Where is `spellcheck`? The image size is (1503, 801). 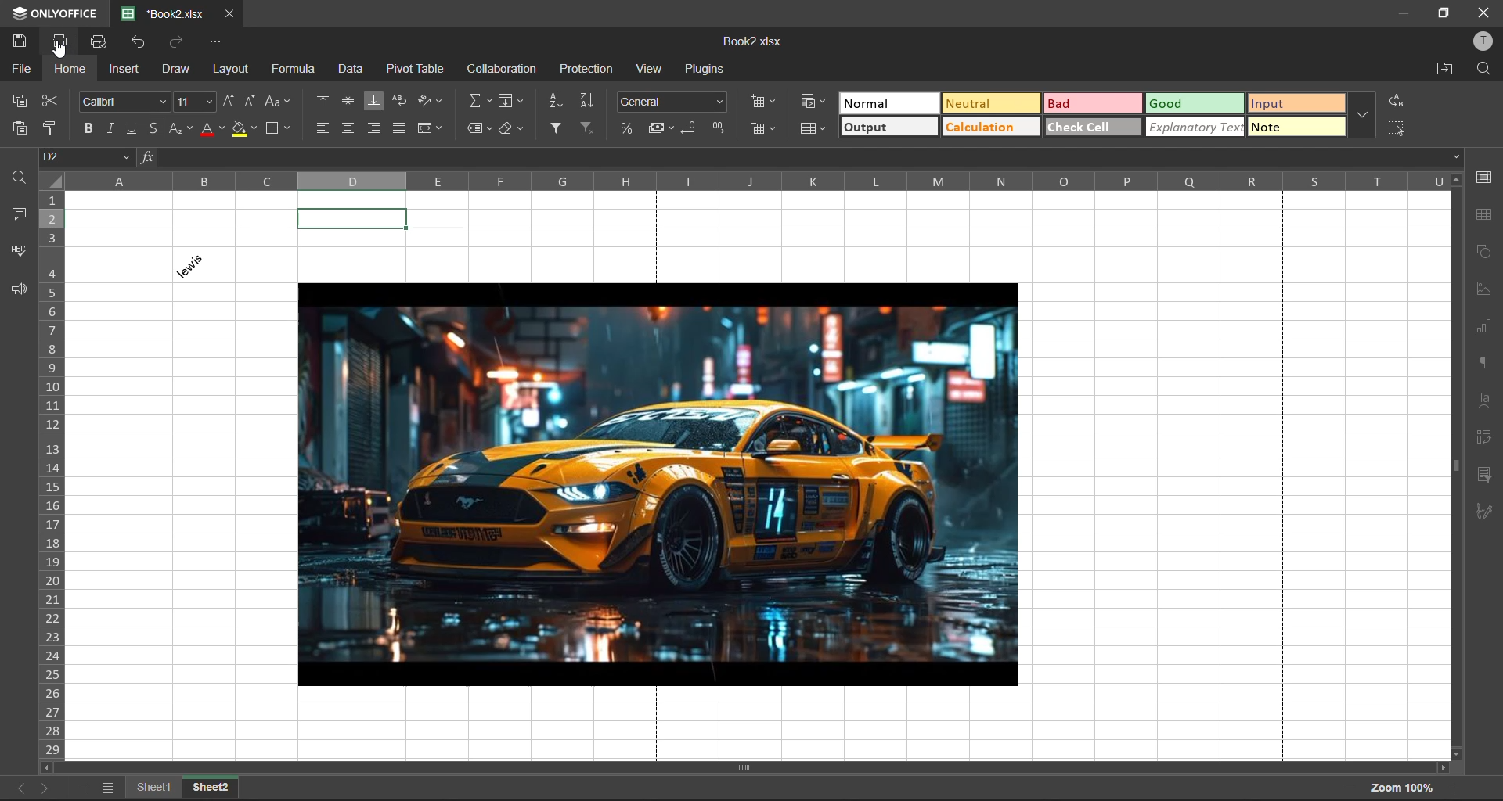 spellcheck is located at coordinates (17, 250).